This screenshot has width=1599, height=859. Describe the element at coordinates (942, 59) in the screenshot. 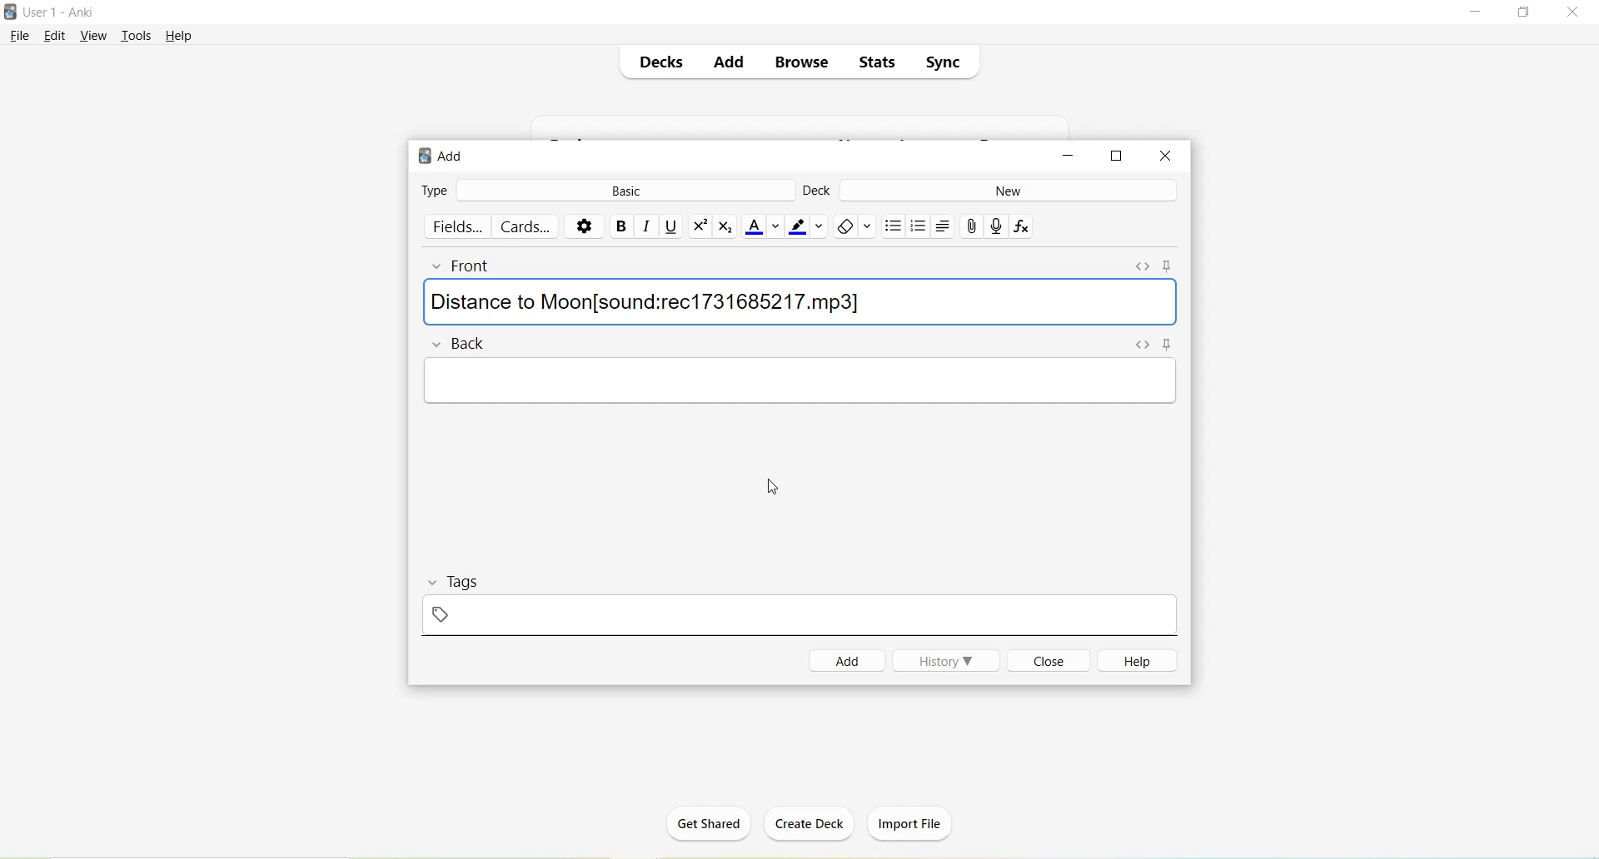

I see `Sync` at that location.